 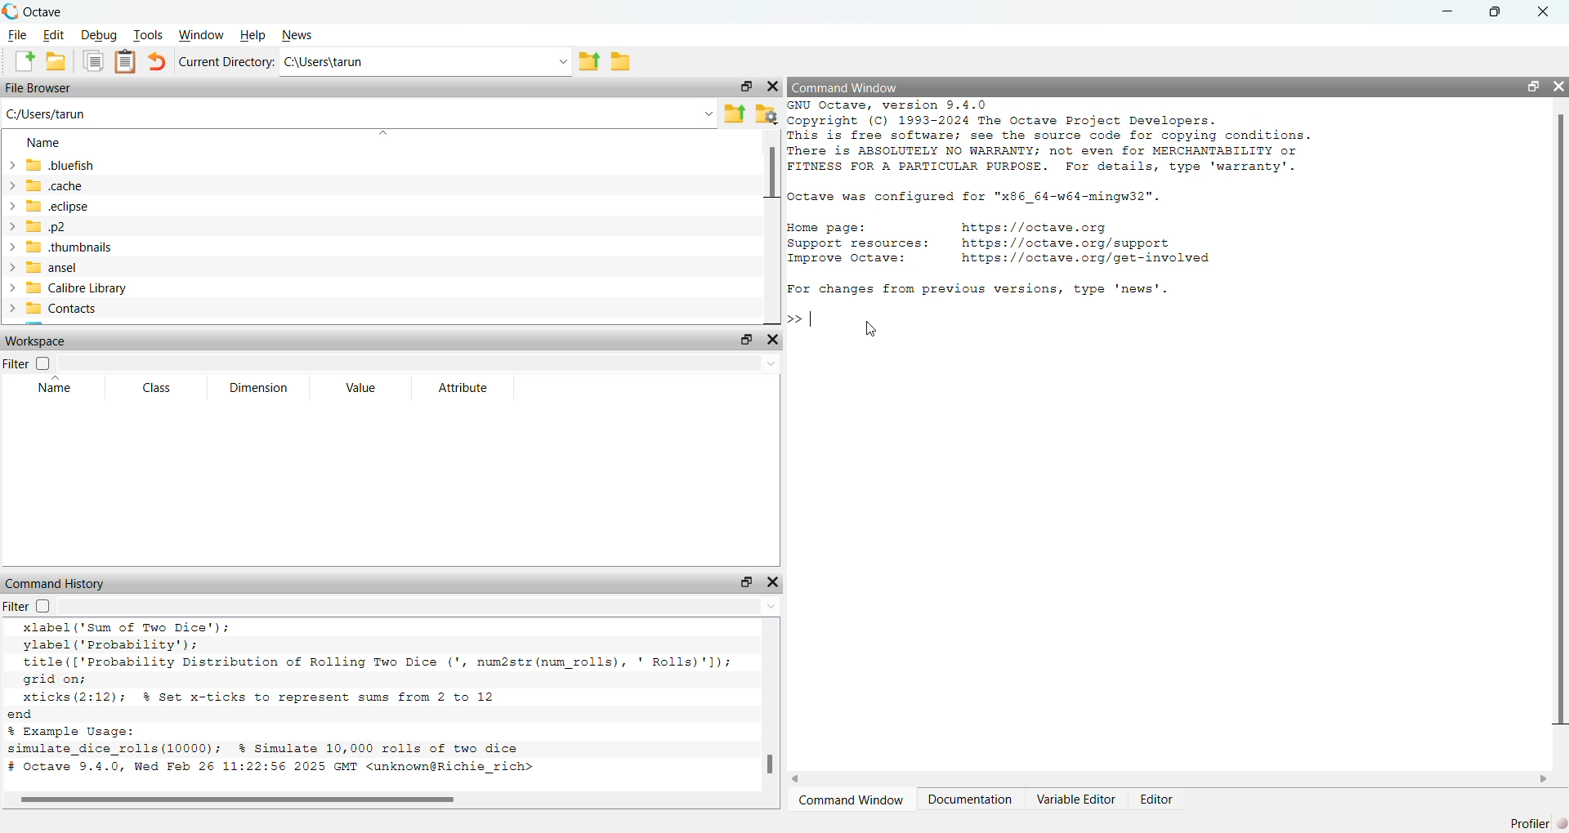 I want to click on Maximize, so click(x=744, y=581).